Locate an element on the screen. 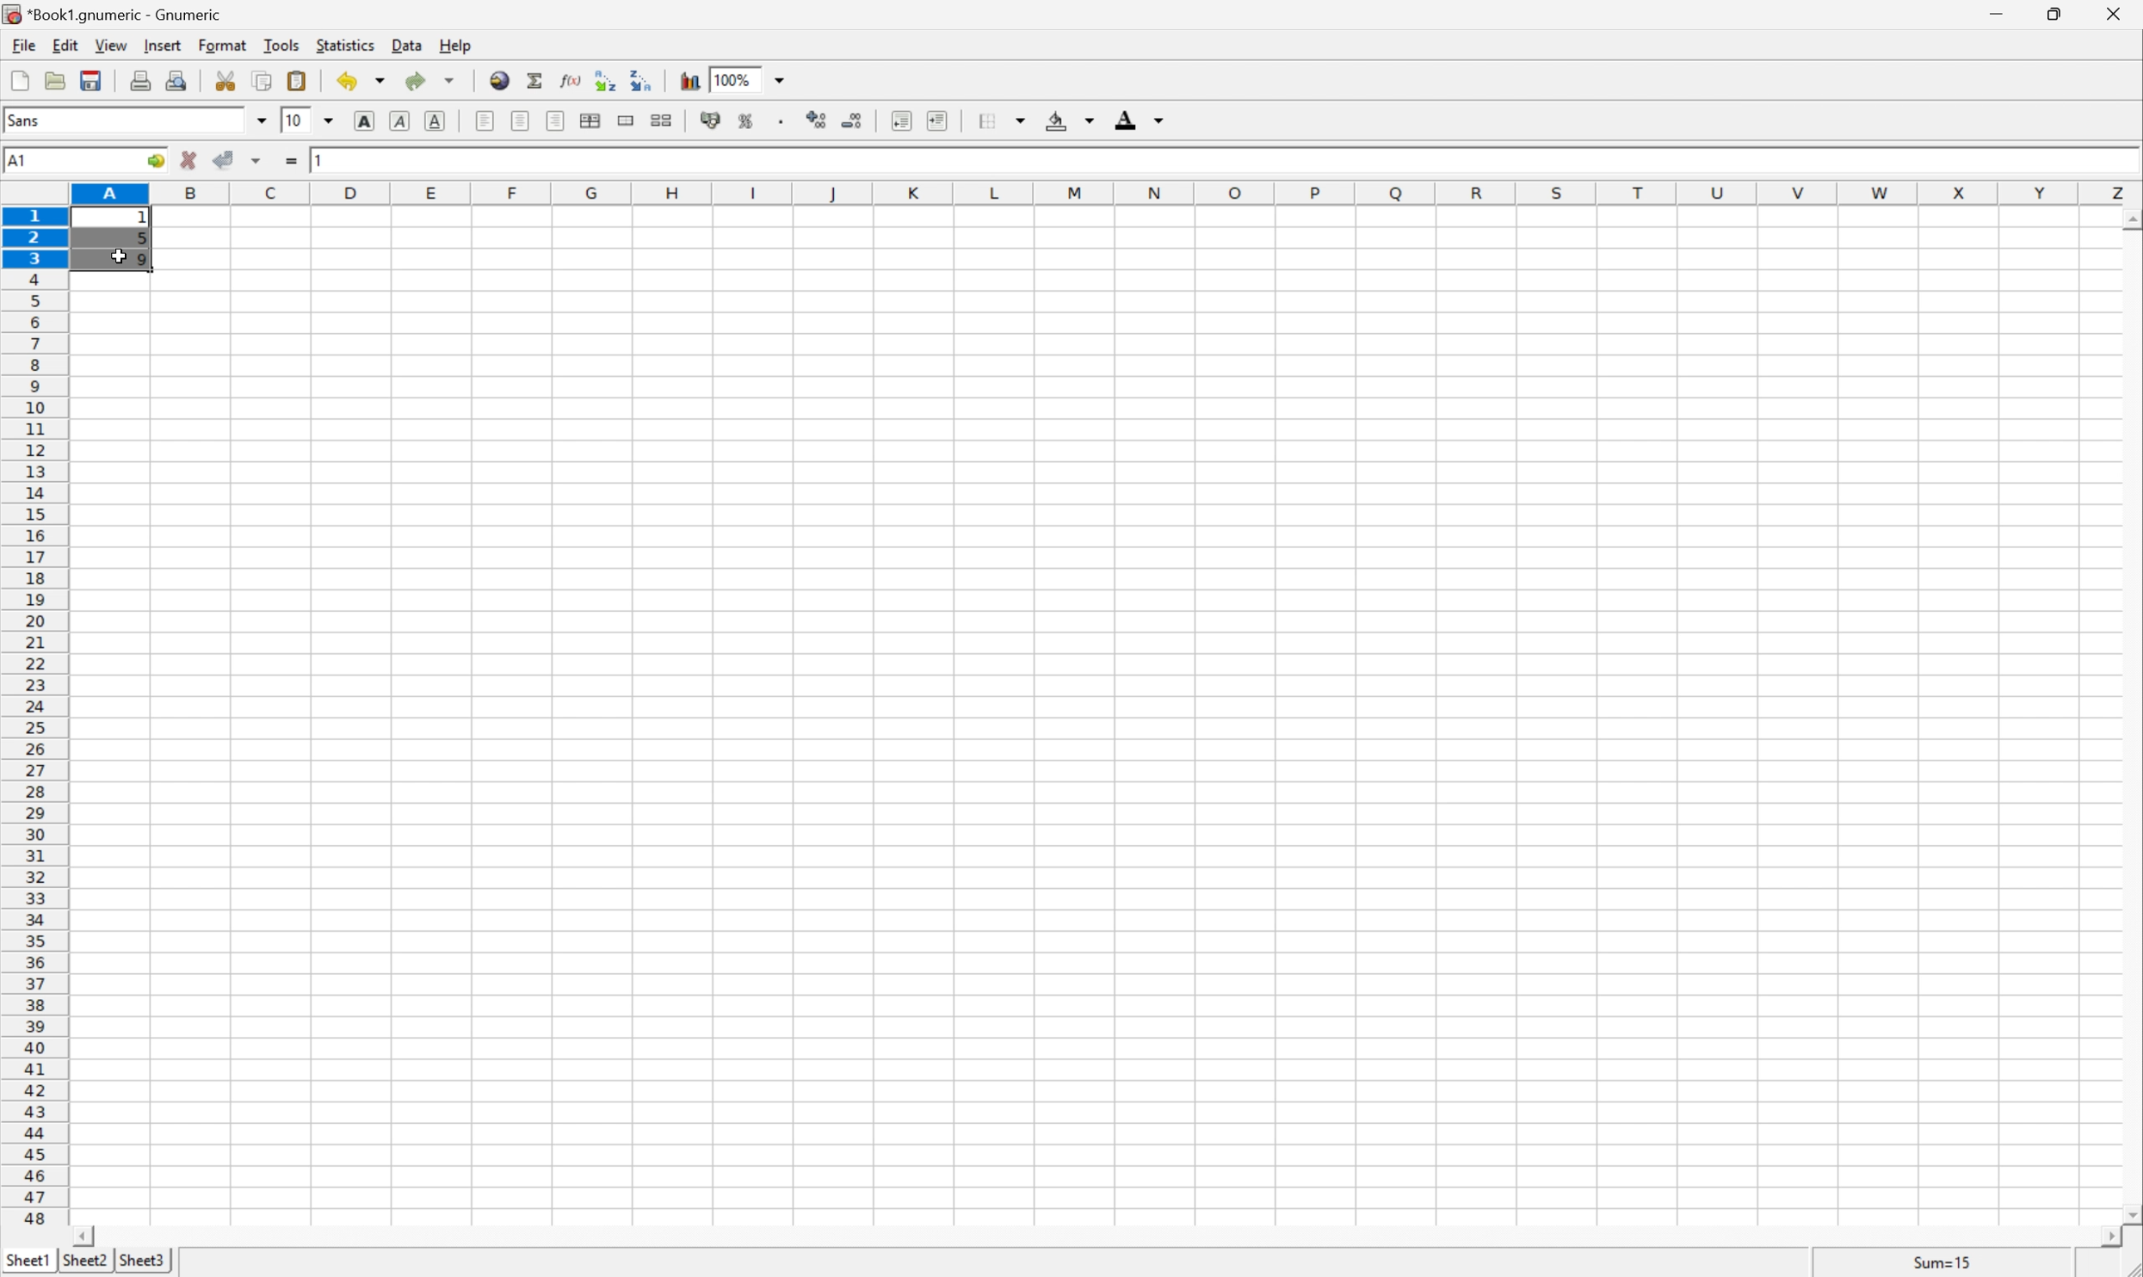 The width and height of the screenshot is (2143, 1277). scroll up is located at coordinates (2129, 221).